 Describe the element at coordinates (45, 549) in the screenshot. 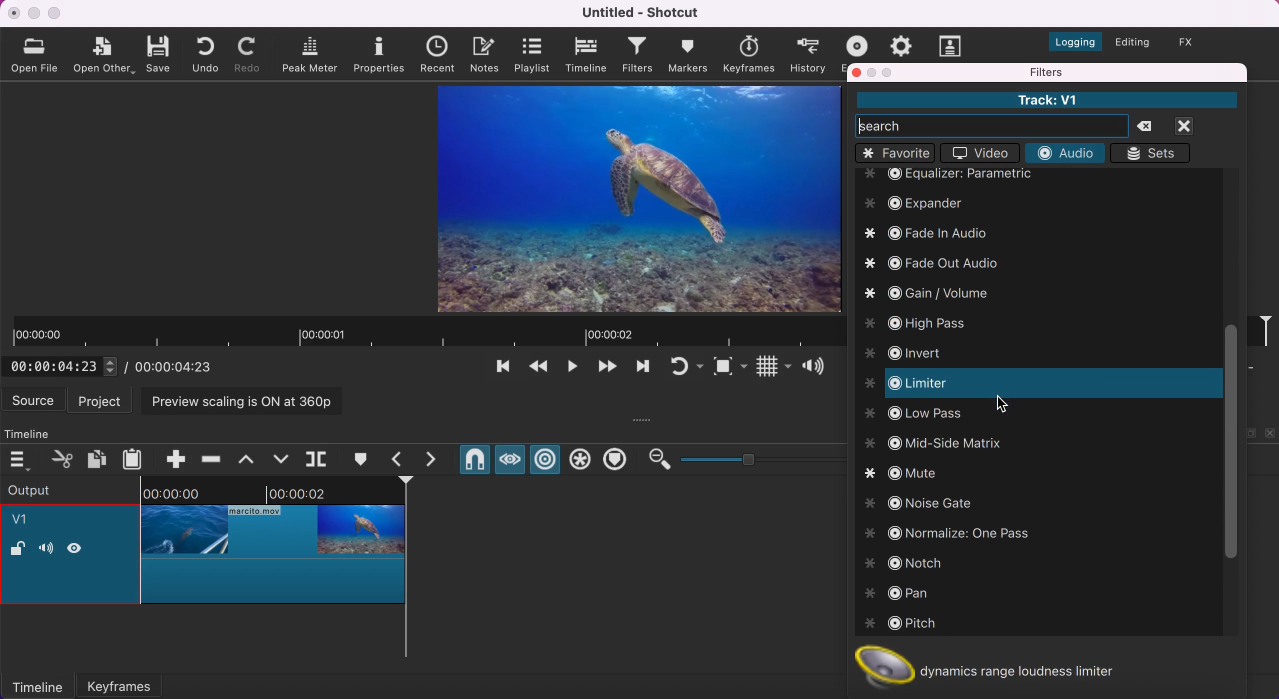

I see `volume` at that location.